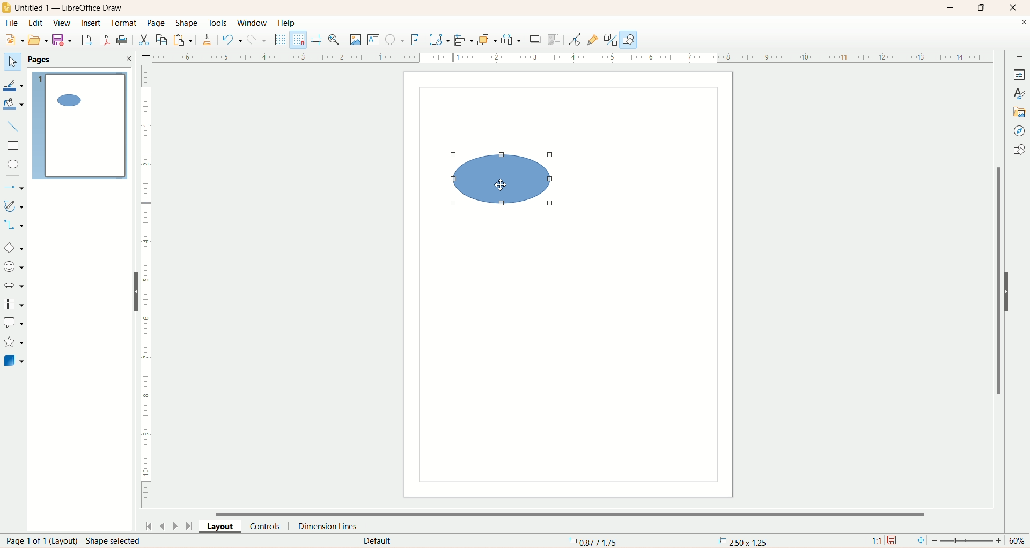 Image resolution: width=1030 pixels, height=548 pixels. Describe the element at coordinates (317, 41) in the screenshot. I see `helpline` at that location.